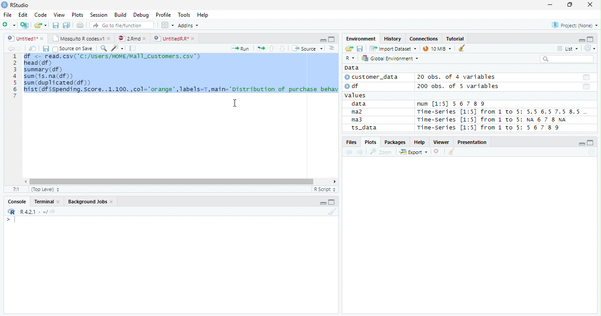 The height and width of the screenshot is (316, 601). I want to click on Minimize, so click(582, 144).